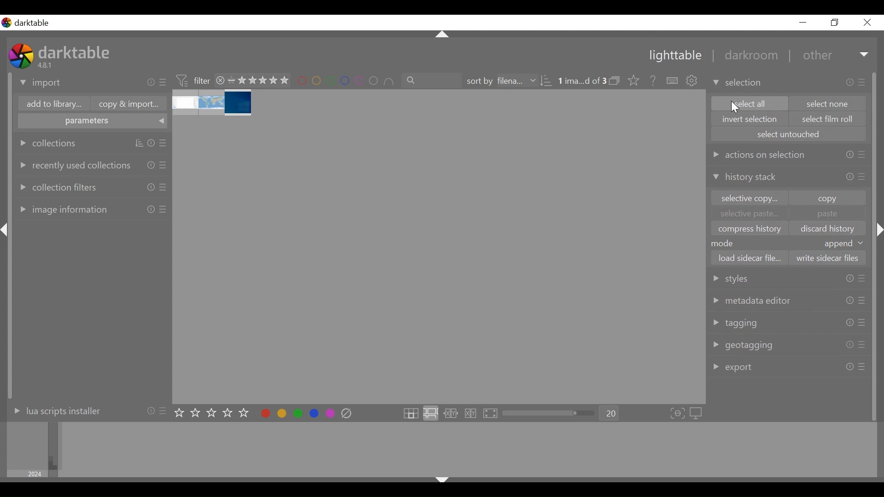 The height and width of the screenshot is (497, 884). I want to click on filter by text, so click(432, 81).